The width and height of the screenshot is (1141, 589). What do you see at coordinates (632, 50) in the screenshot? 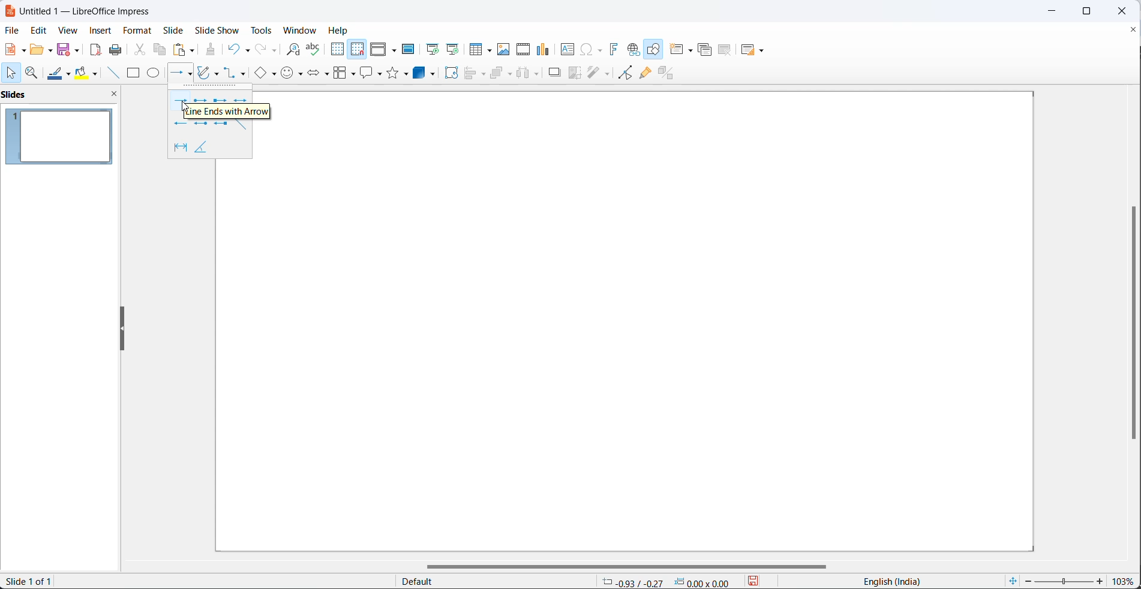
I see `insert hyperlink` at bounding box center [632, 50].